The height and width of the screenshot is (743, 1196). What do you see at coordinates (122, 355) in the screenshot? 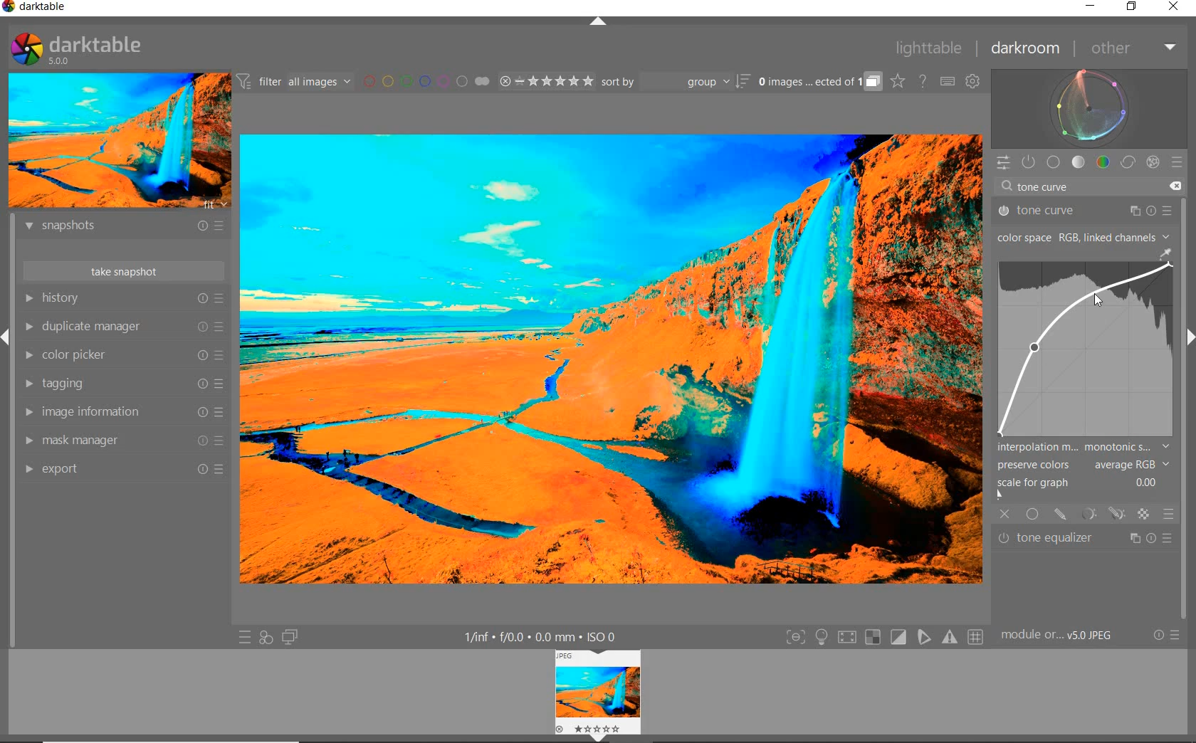
I see `color picker` at bounding box center [122, 355].